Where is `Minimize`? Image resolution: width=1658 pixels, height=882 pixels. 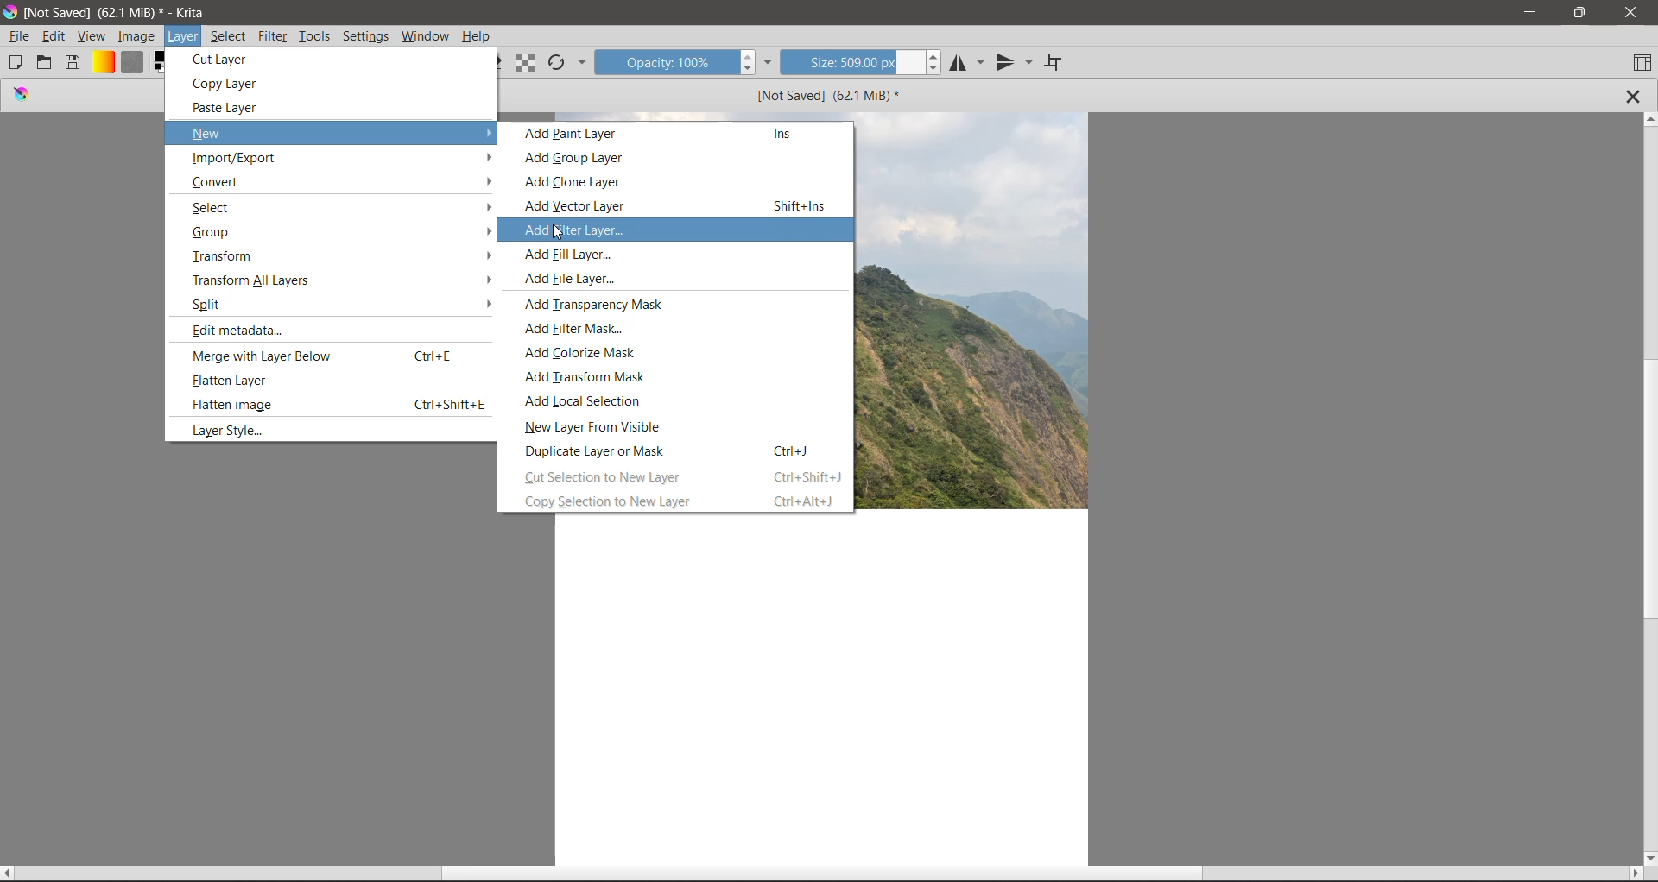 Minimize is located at coordinates (1526, 10).